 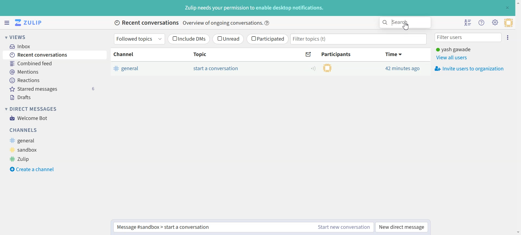 What do you see at coordinates (509, 23) in the screenshot?
I see `Personal Menu` at bounding box center [509, 23].